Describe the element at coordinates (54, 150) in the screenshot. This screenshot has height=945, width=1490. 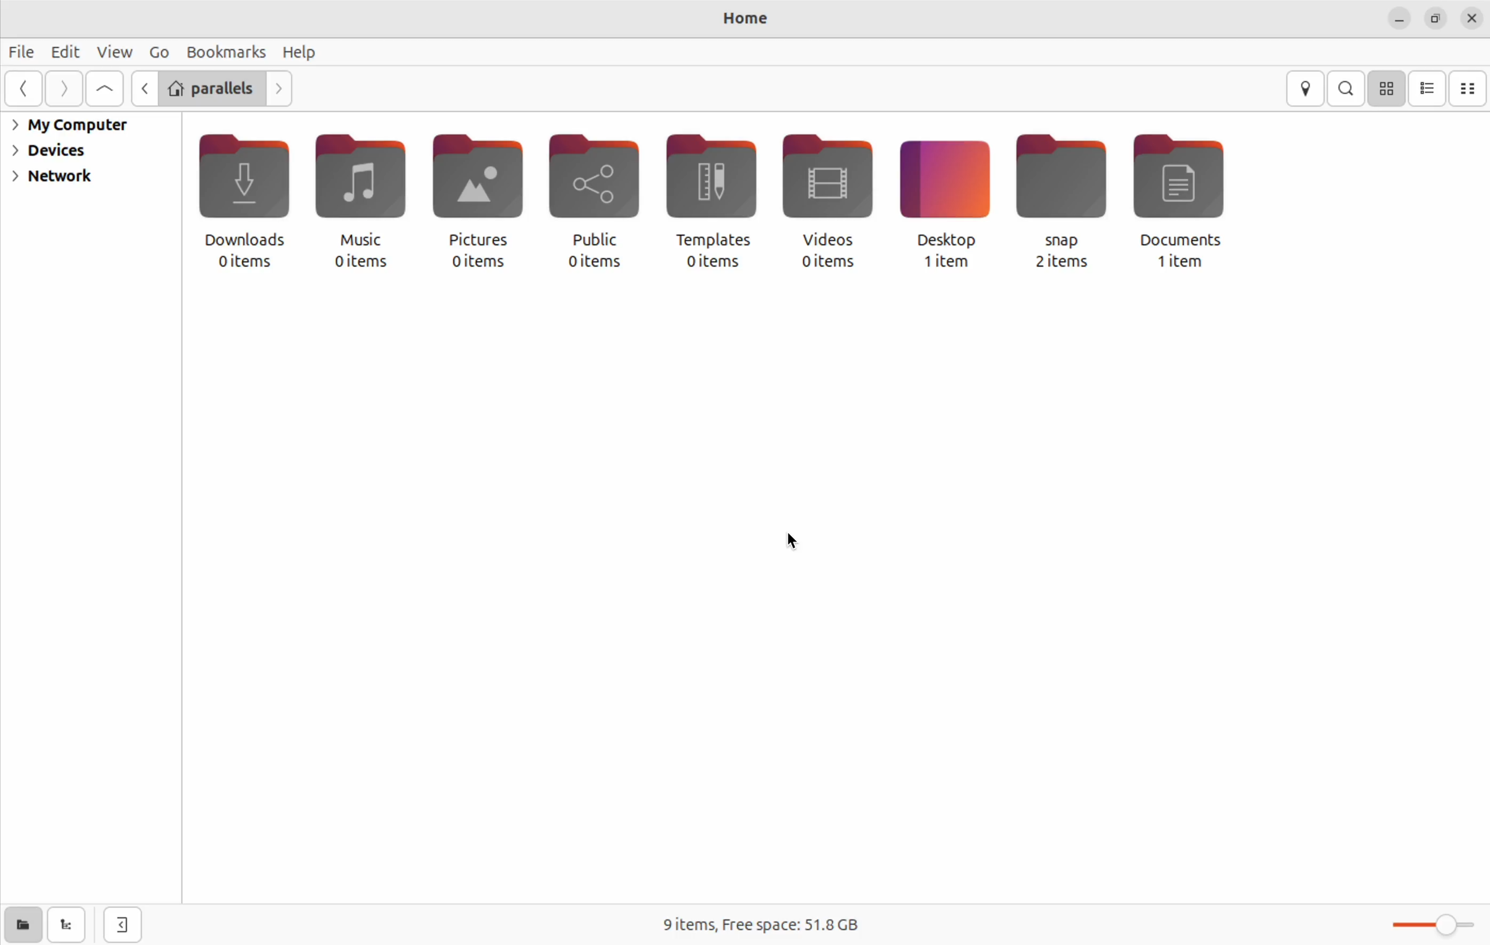
I see `devices` at that location.